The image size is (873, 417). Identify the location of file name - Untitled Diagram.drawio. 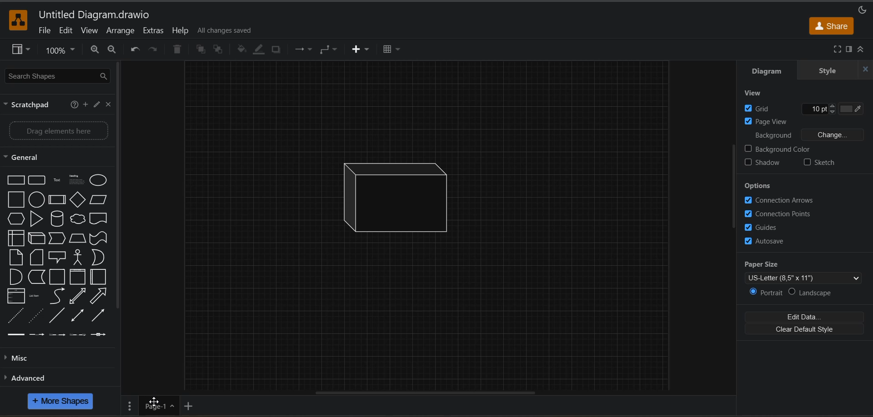
(97, 15).